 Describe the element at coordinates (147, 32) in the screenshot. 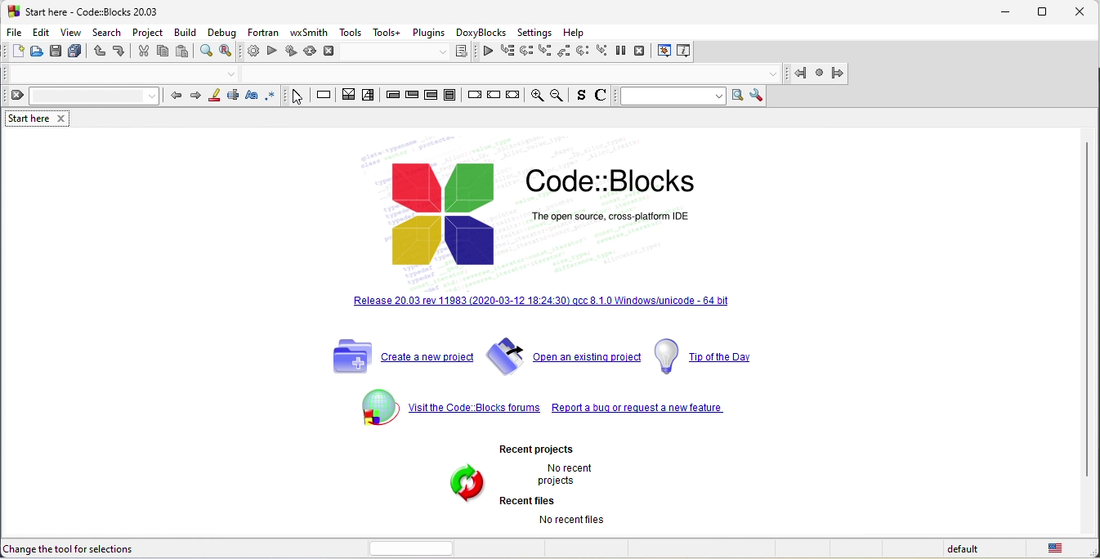

I see `project` at that location.